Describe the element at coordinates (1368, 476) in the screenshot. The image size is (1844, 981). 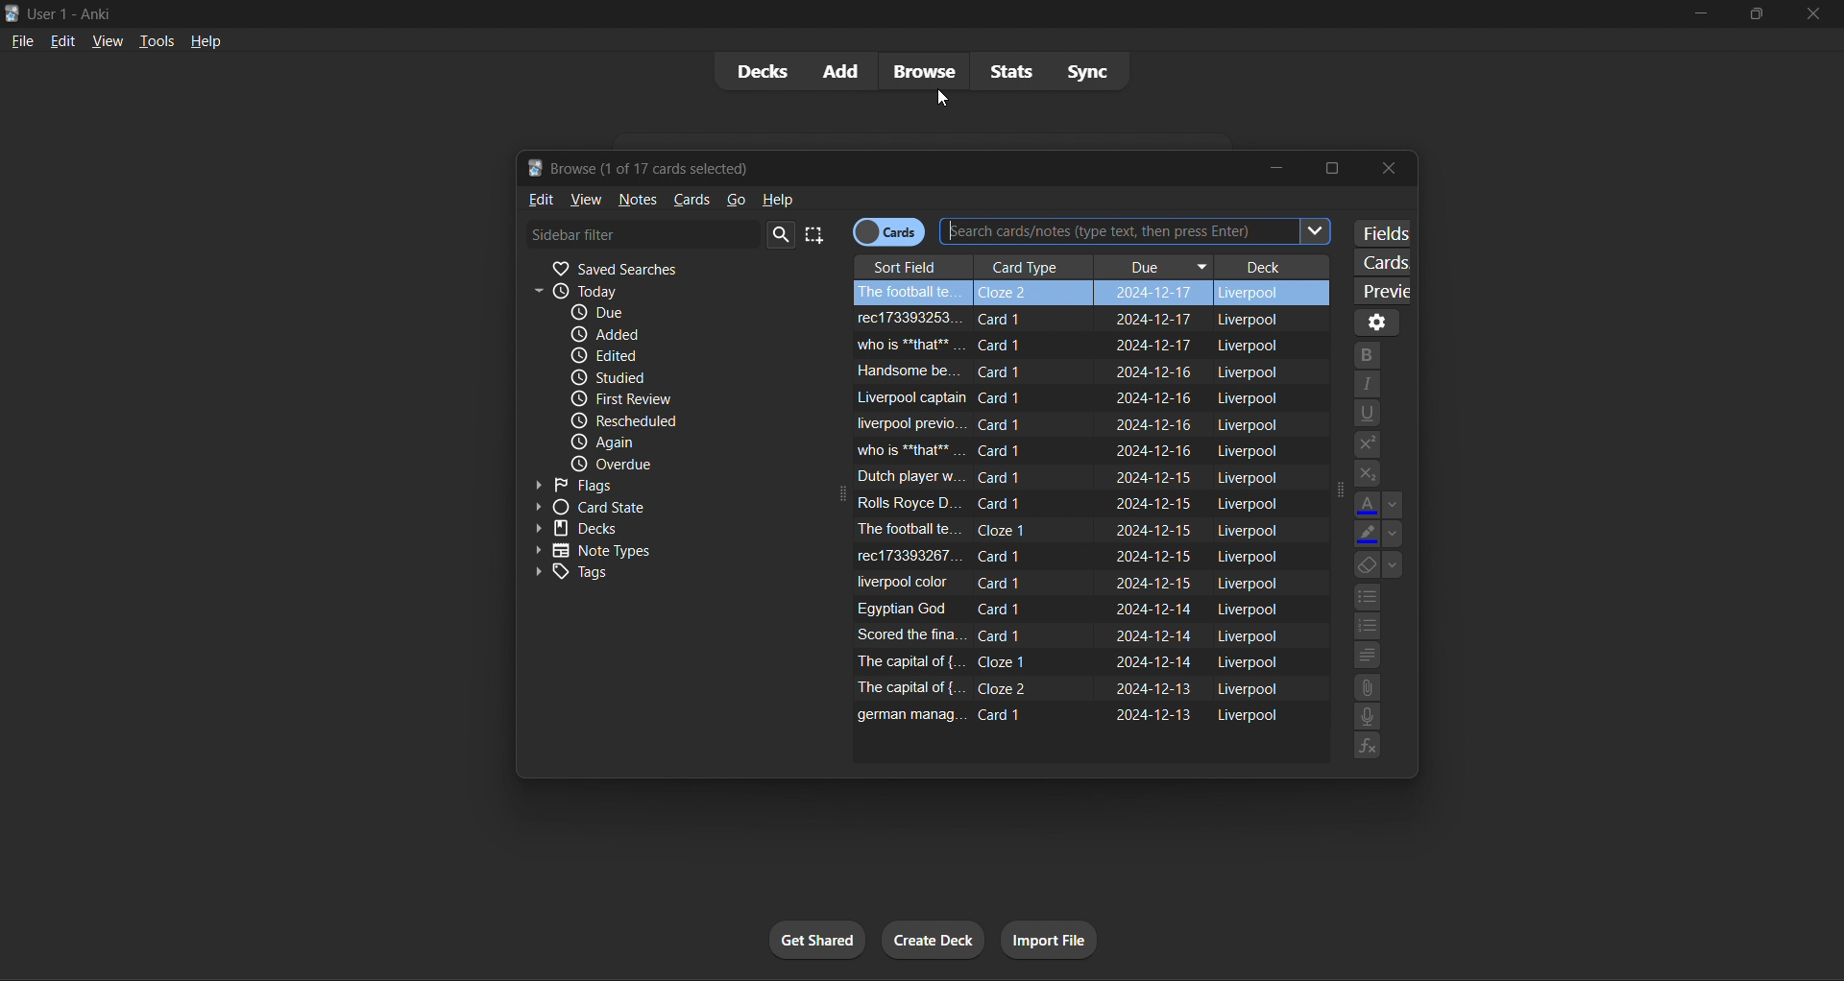
I see `prefix` at that location.